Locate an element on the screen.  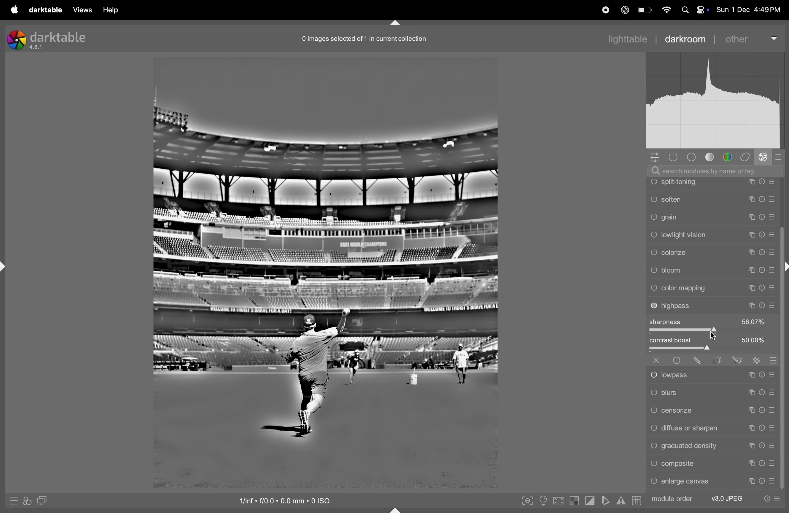
vignetting is located at coordinates (712, 216).